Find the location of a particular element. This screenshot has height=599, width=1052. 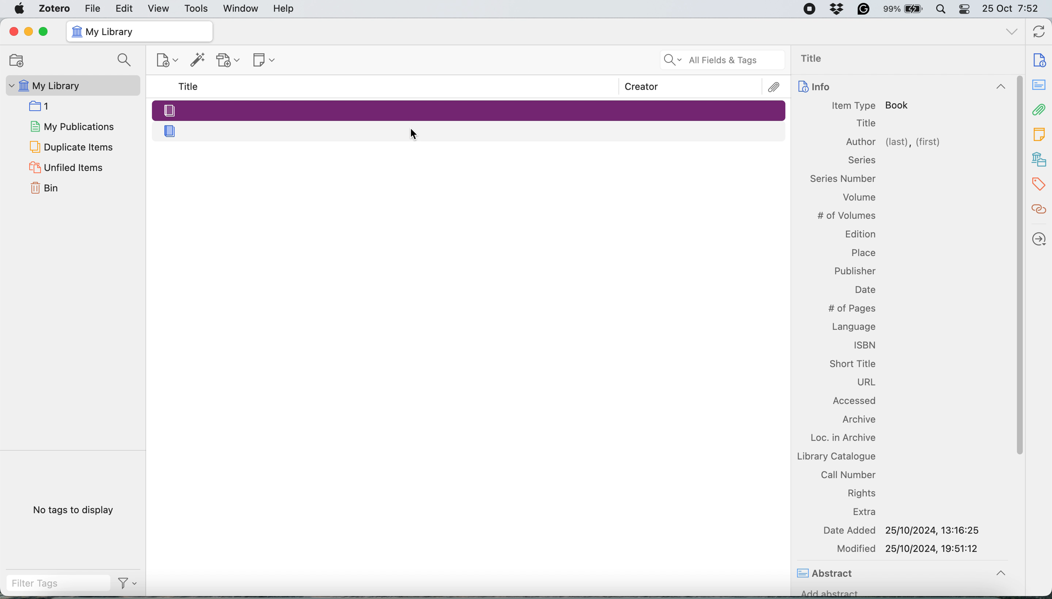

Document is located at coordinates (1040, 60).